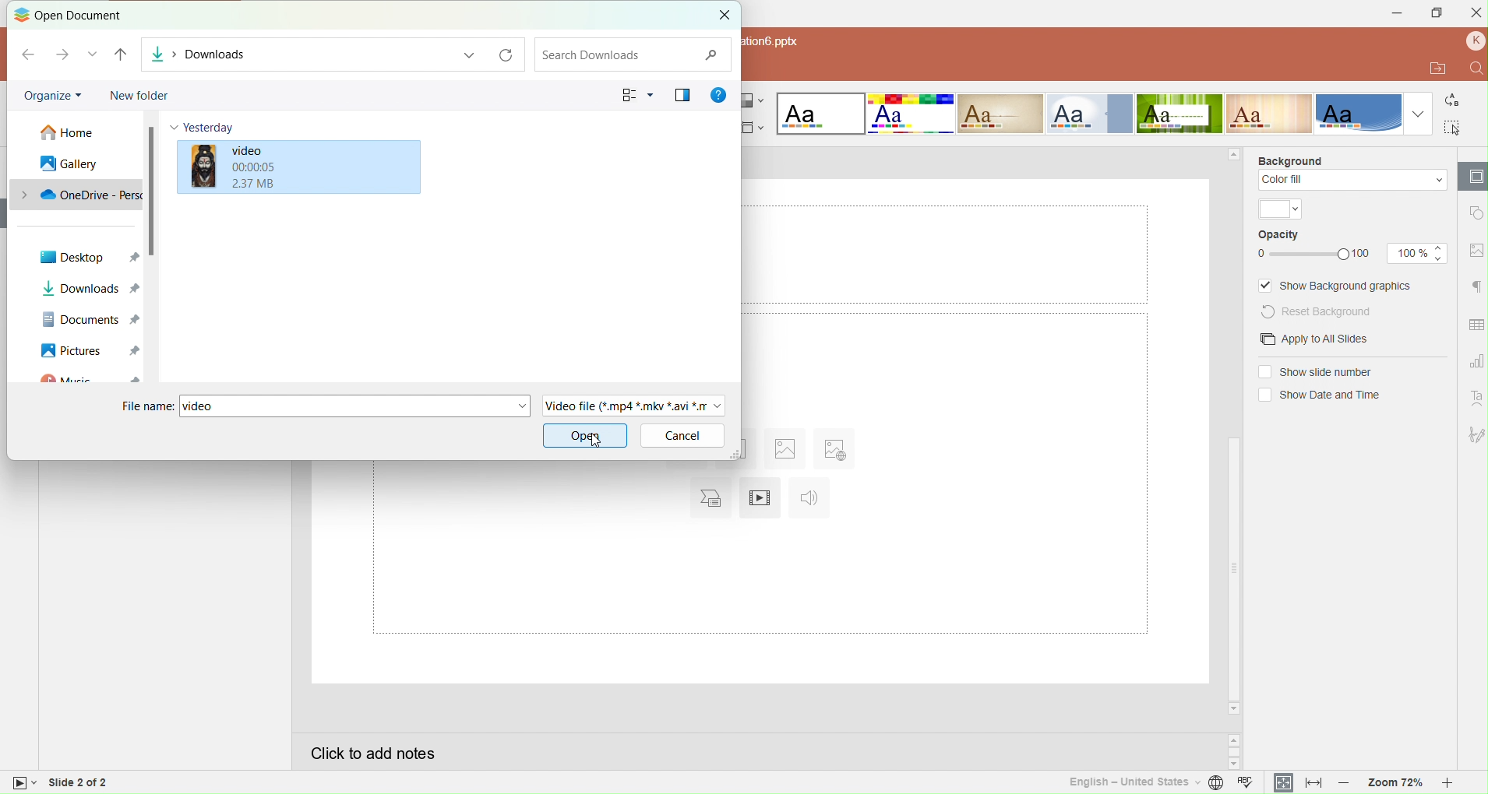 This screenshot has height=794, width=1488. What do you see at coordinates (1416, 114) in the screenshot?
I see `Dropdown` at bounding box center [1416, 114].